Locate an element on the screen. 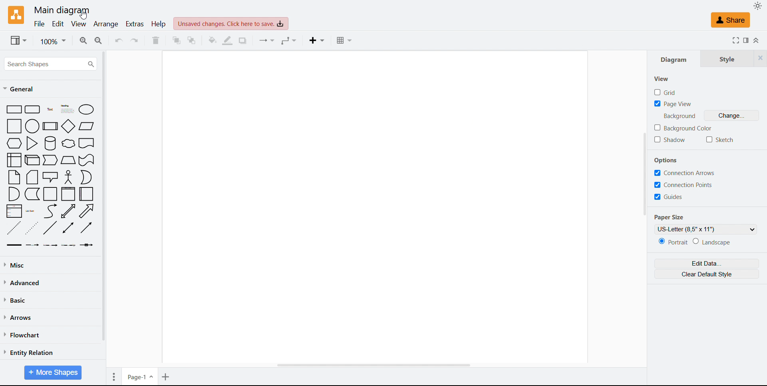  Edit data  is located at coordinates (706, 264).